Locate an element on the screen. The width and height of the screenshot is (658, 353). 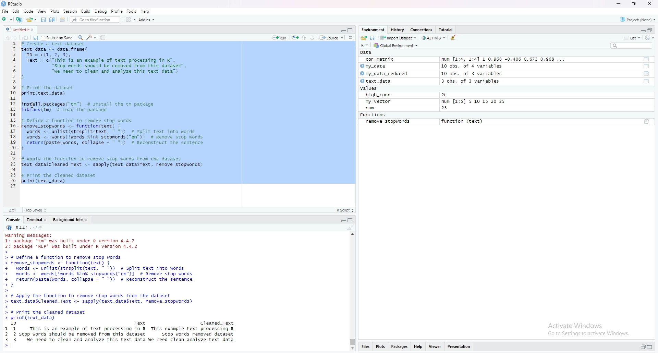
R is located at coordinates (365, 45).